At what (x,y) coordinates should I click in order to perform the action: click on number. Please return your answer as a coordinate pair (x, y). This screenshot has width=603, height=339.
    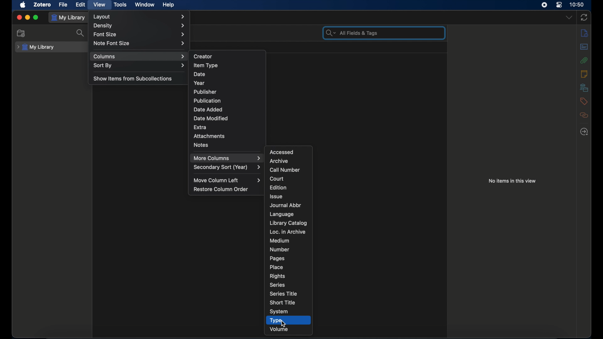
    Looking at the image, I should click on (280, 249).